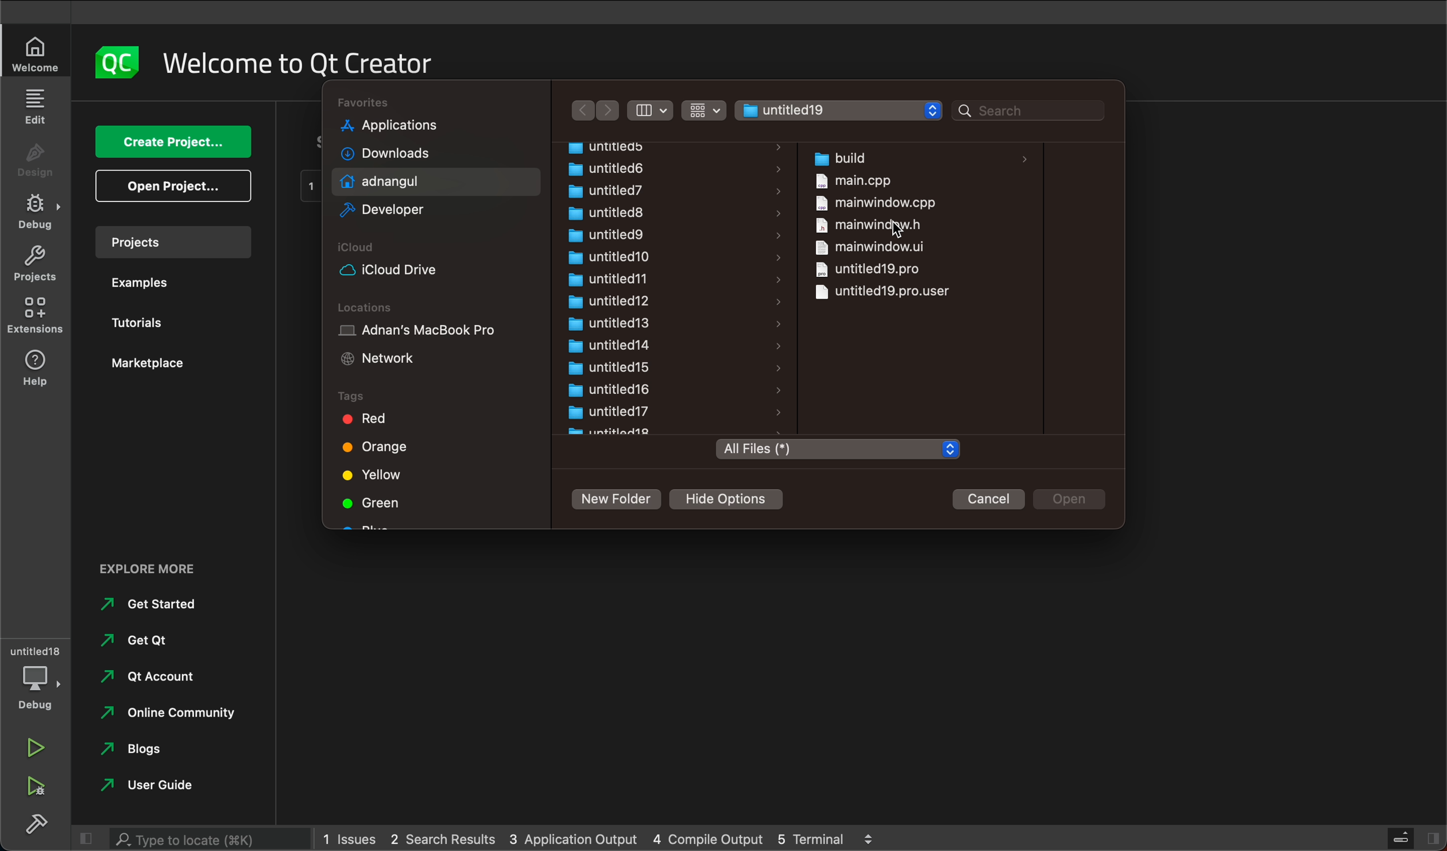 The width and height of the screenshot is (1447, 851). I want to click on search , so click(209, 838).